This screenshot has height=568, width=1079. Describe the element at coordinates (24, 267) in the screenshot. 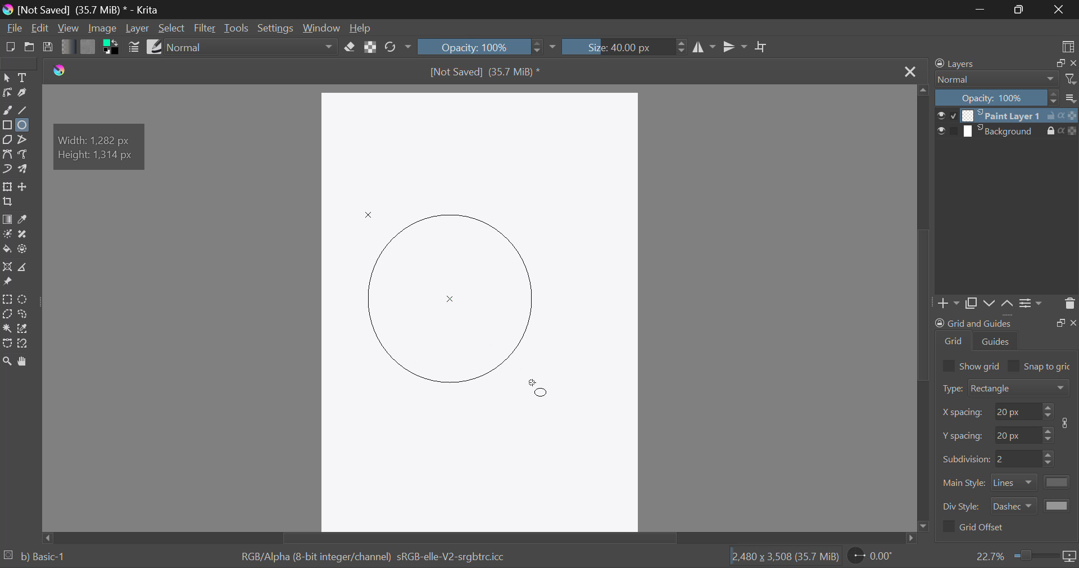

I see `Measurements` at that location.